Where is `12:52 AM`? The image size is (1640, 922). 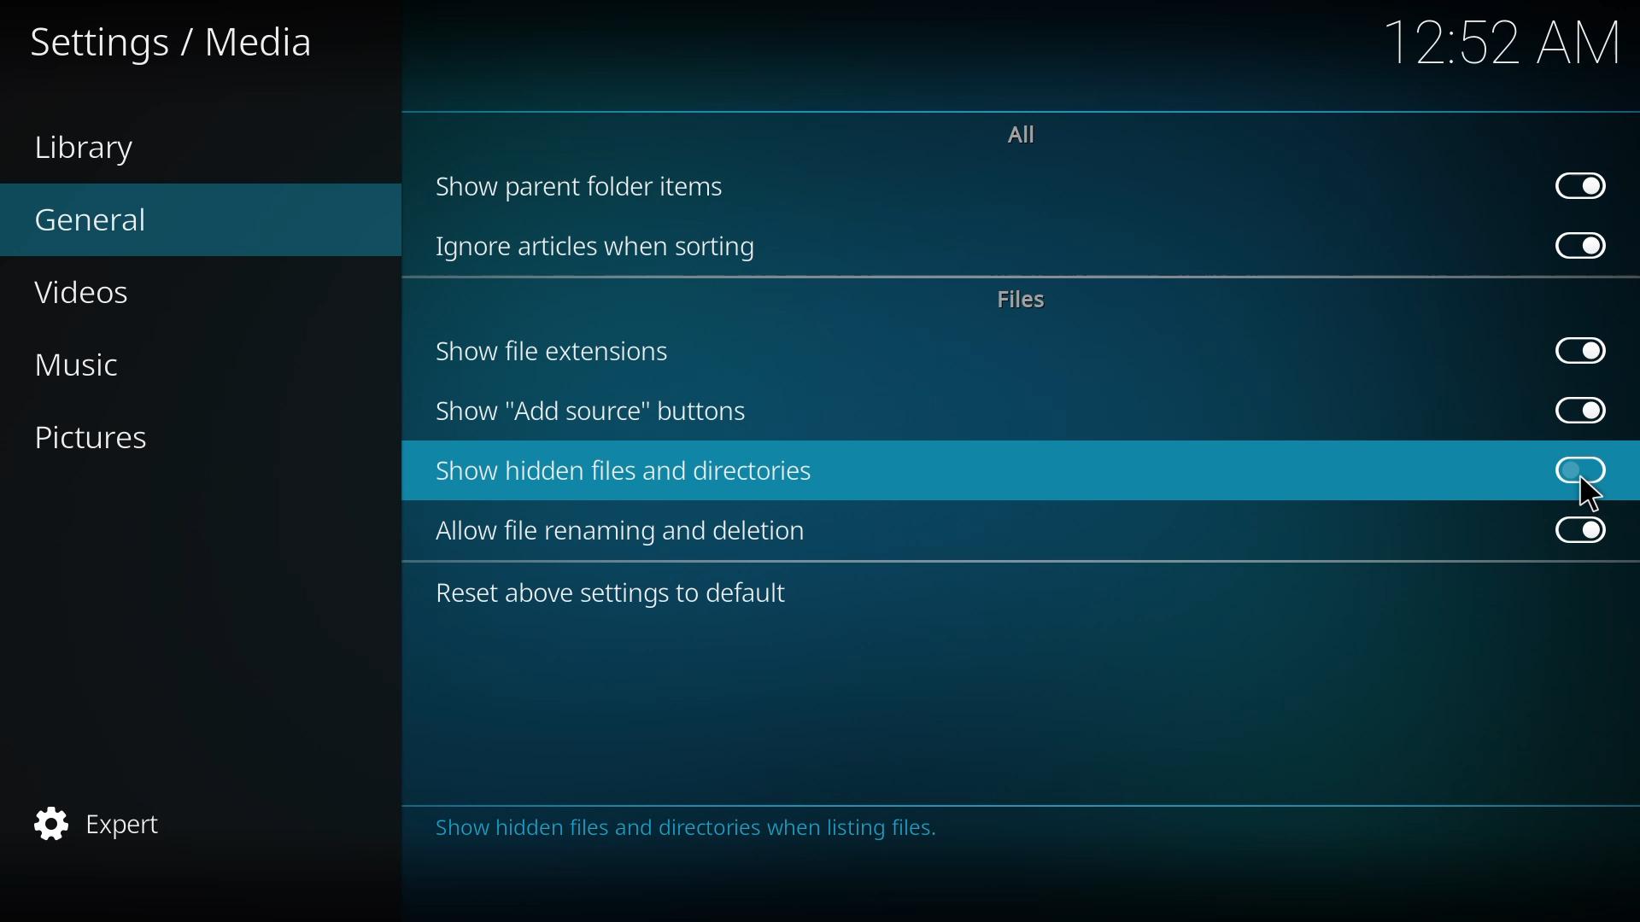
12:52 AM is located at coordinates (1503, 49).